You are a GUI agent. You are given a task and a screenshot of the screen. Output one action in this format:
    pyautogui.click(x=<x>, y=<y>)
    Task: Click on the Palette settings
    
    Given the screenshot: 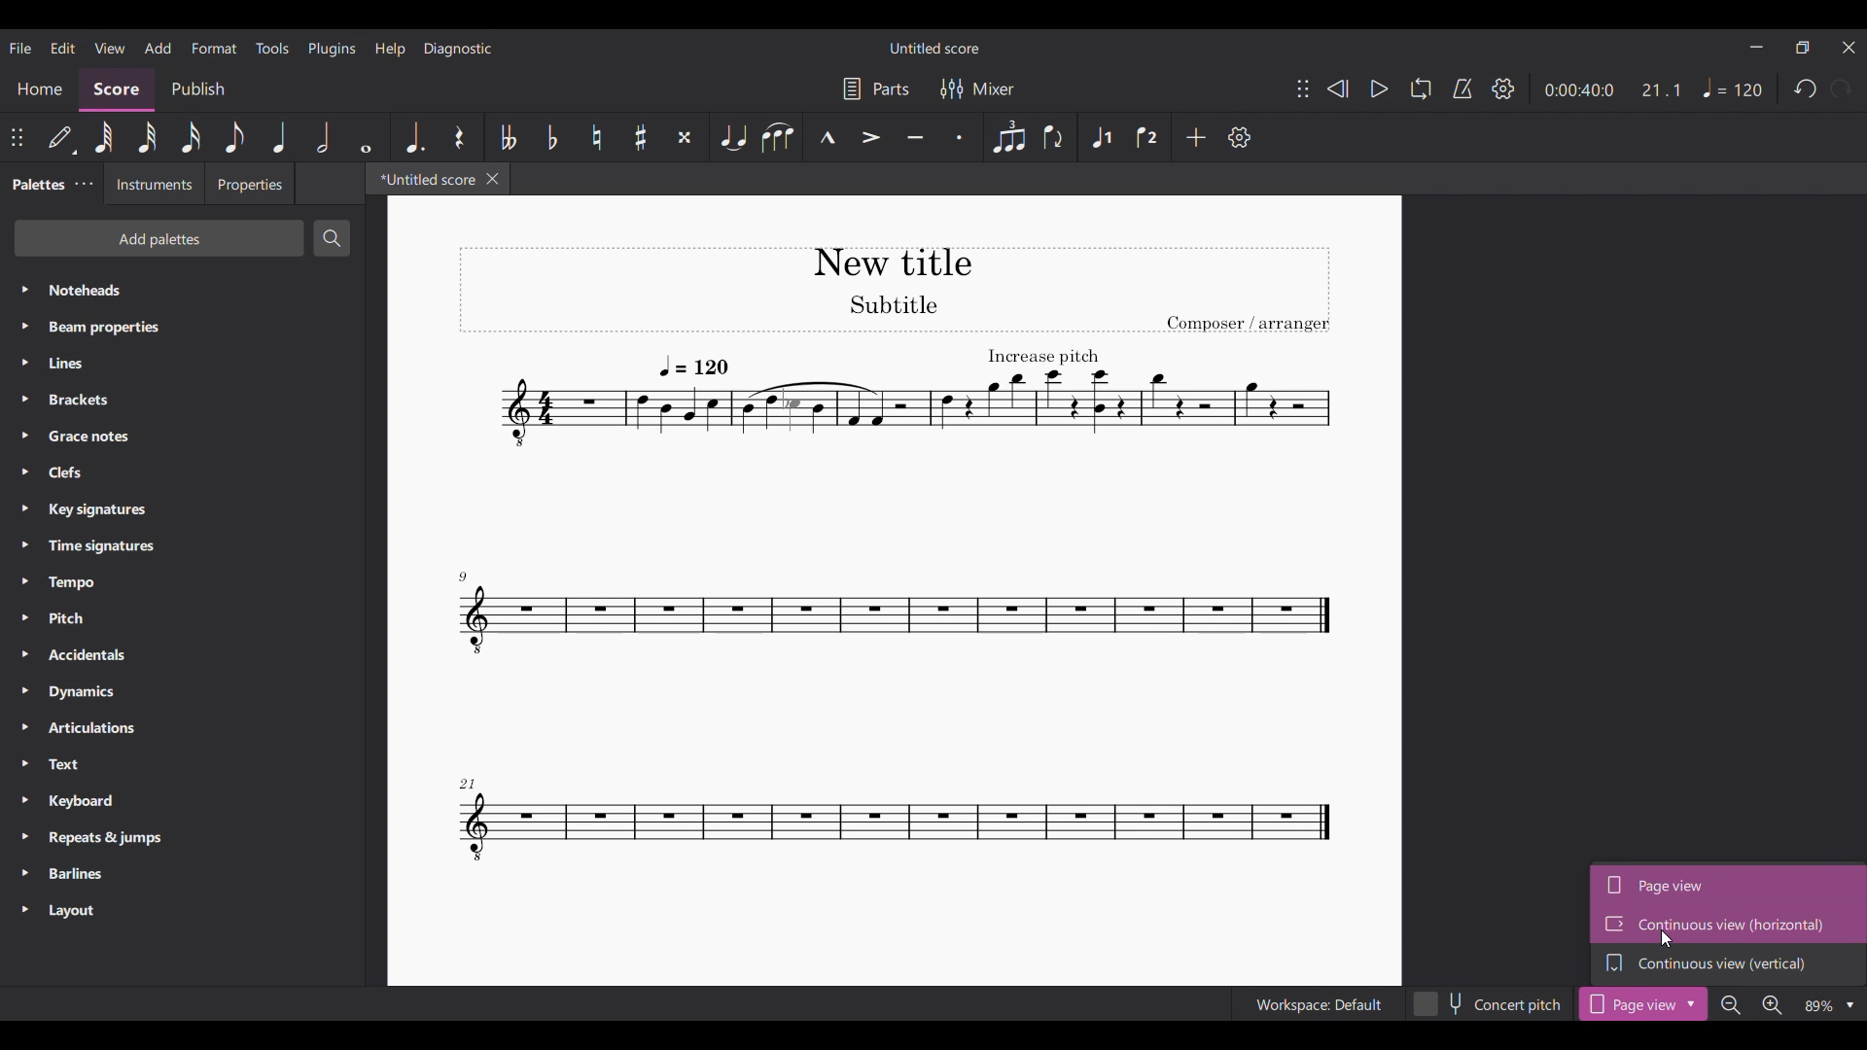 What is the action you would take?
    pyautogui.click(x=84, y=183)
    